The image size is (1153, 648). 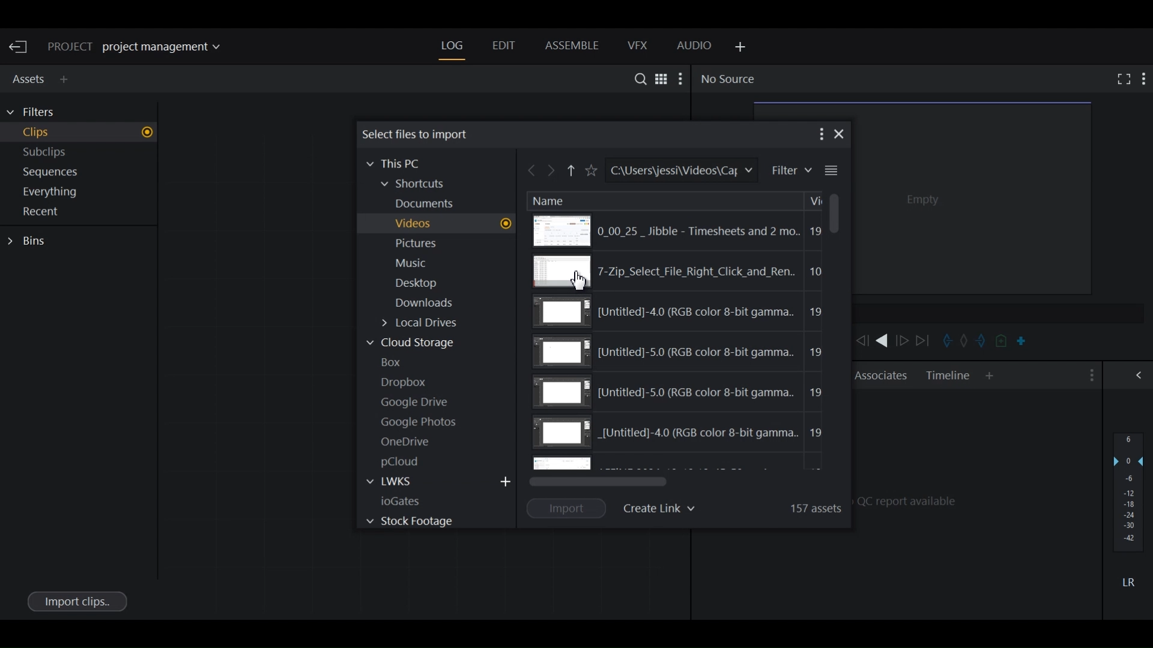 I want to click on Timeline, so click(x=948, y=376).